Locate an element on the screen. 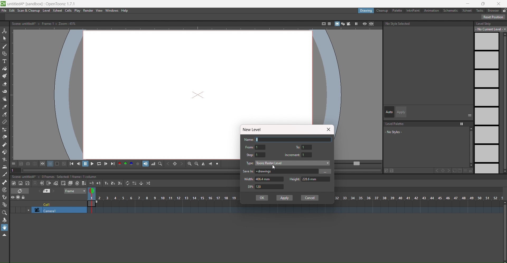  zoom out is located at coordinates (196, 164).